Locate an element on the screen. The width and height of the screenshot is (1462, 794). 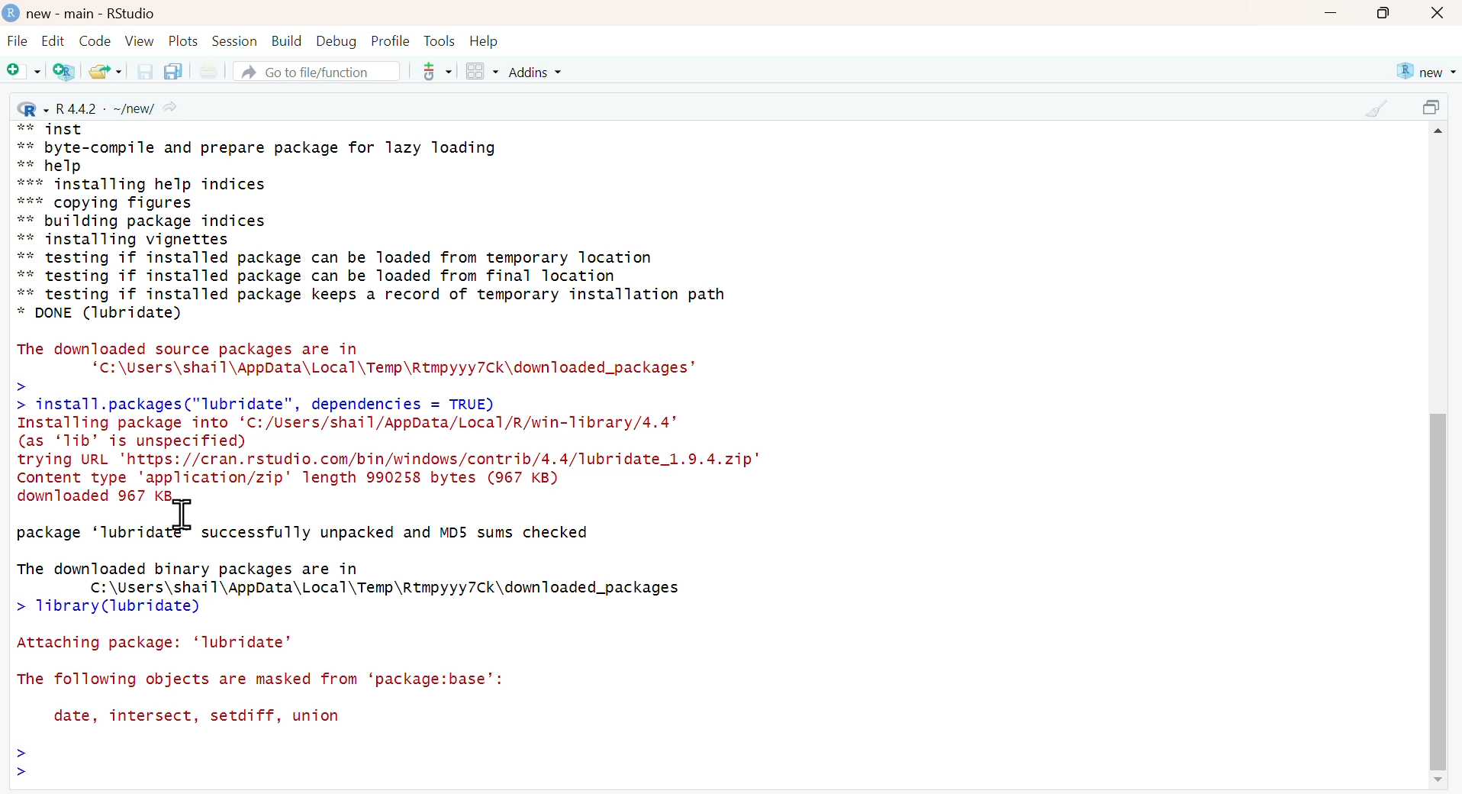
save the current document is located at coordinates (143, 71).